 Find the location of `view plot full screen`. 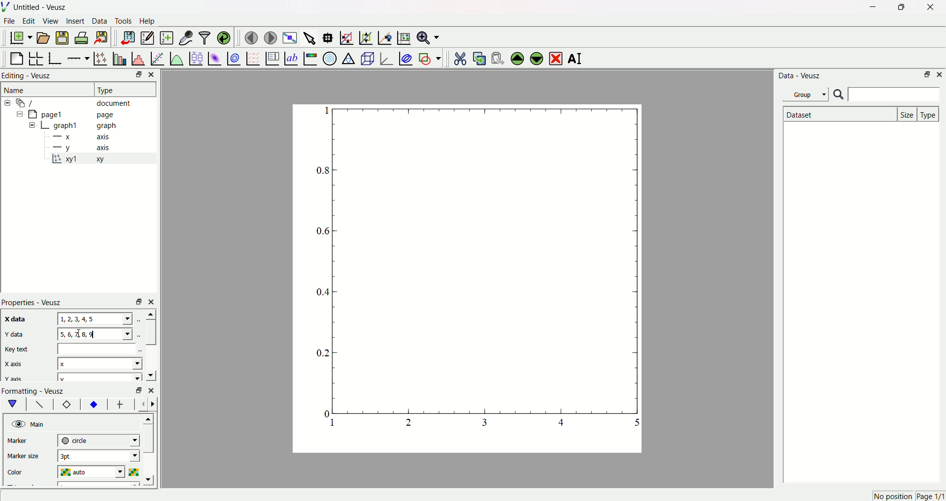

view plot full screen is located at coordinates (290, 36).